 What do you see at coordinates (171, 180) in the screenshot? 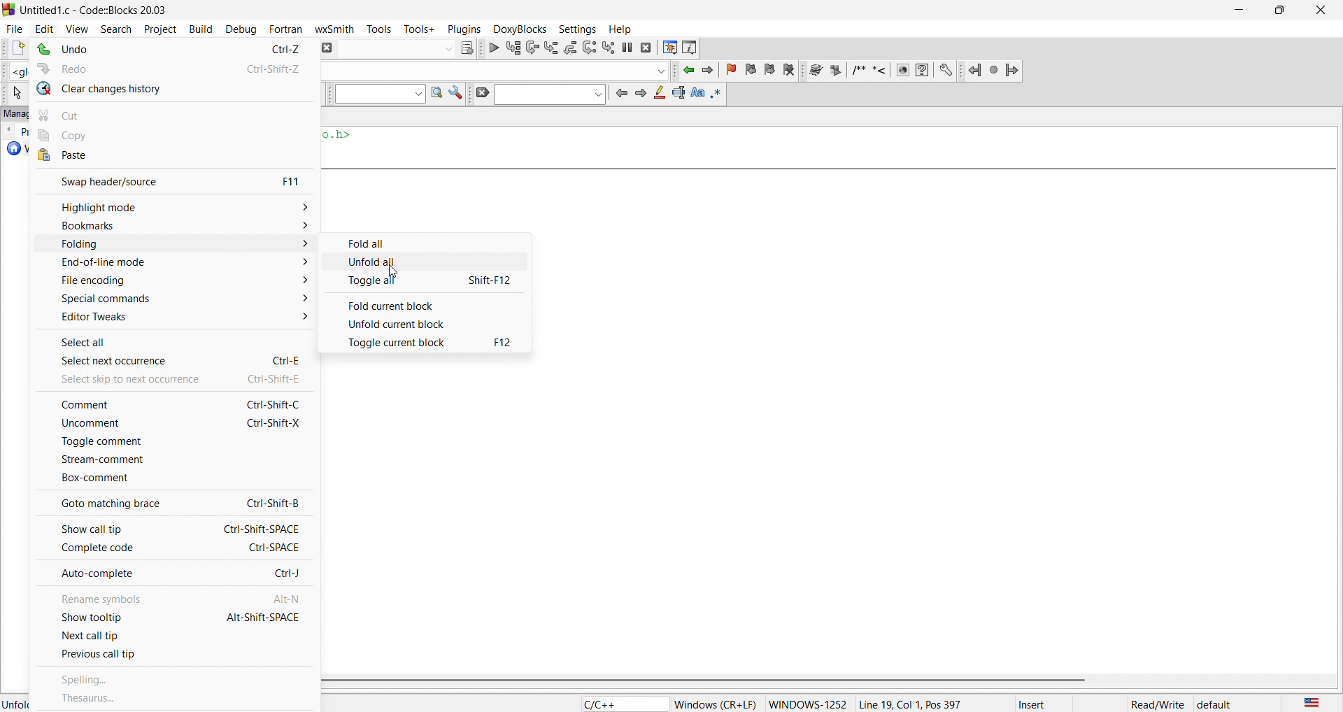
I see `swap header/source` at bounding box center [171, 180].